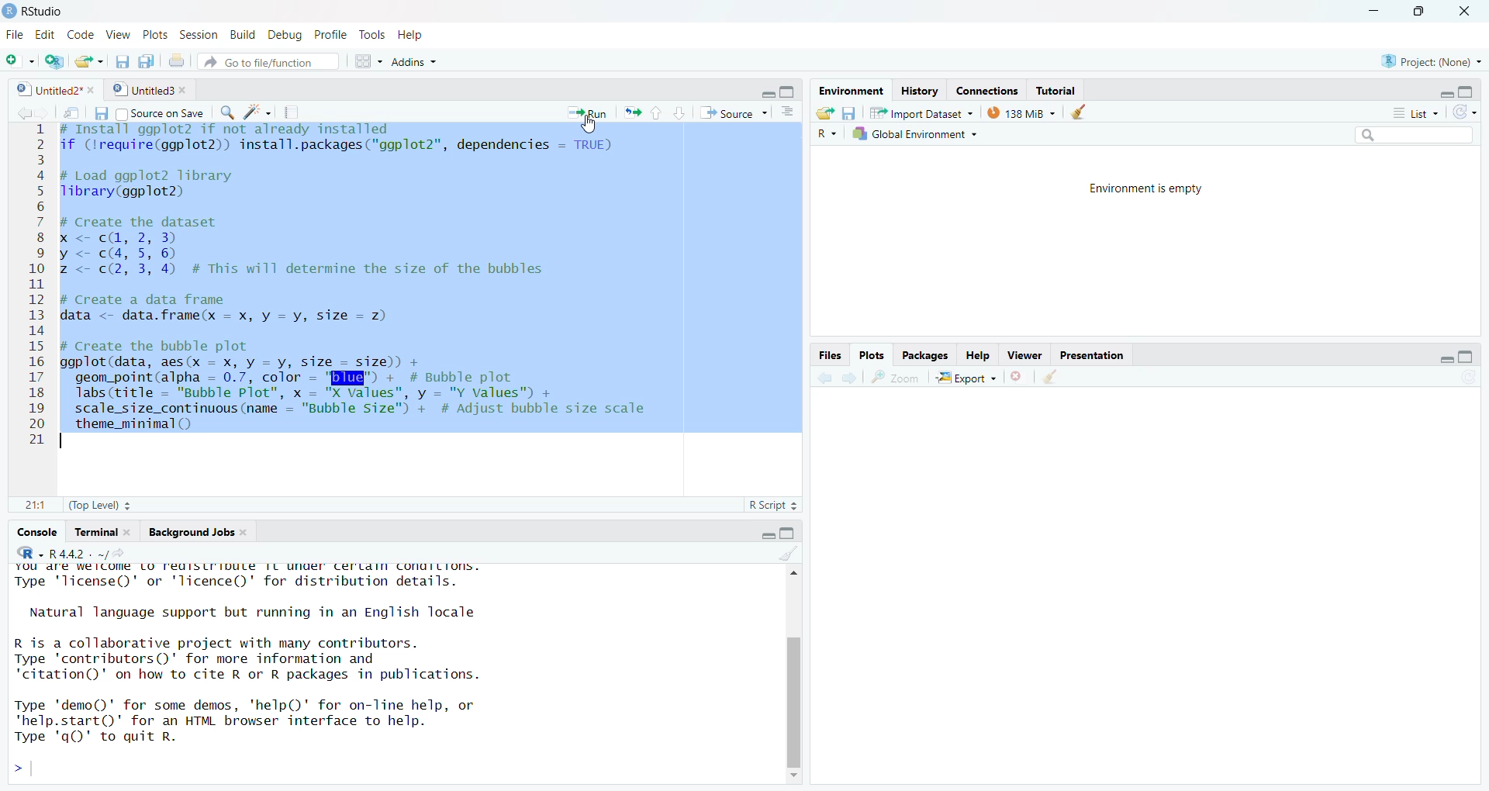 This screenshot has width=1489, height=791. Describe the element at coordinates (986, 88) in the screenshot. I see `Connections` at that location.